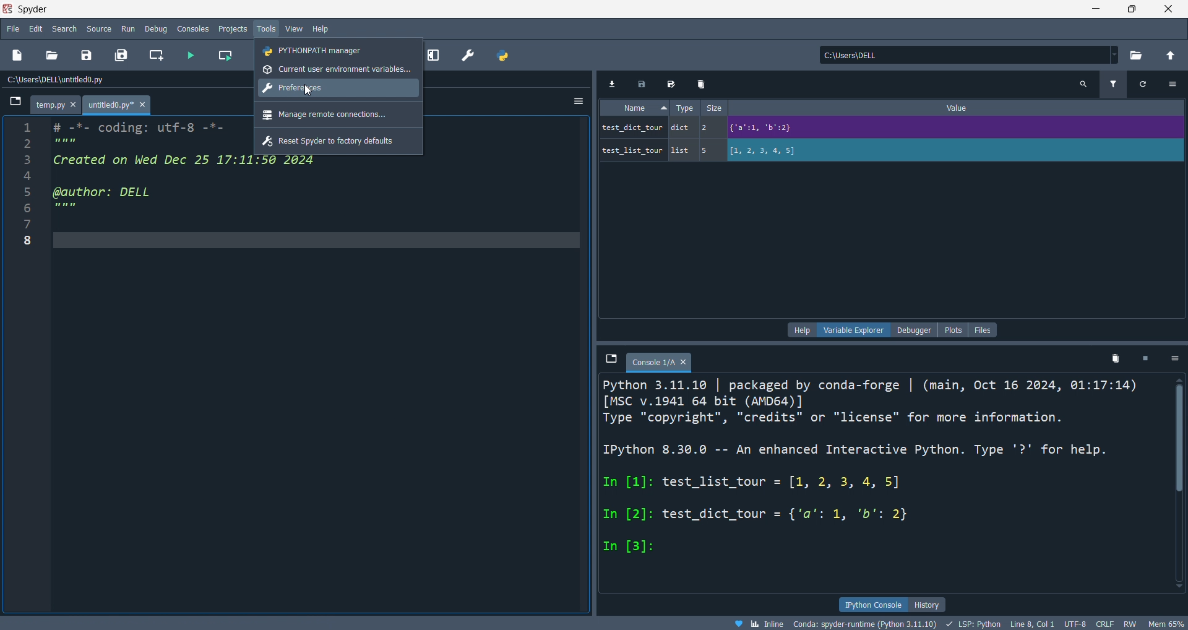 The image size is (1188, 630). I want to click on file, so click(13, 28).